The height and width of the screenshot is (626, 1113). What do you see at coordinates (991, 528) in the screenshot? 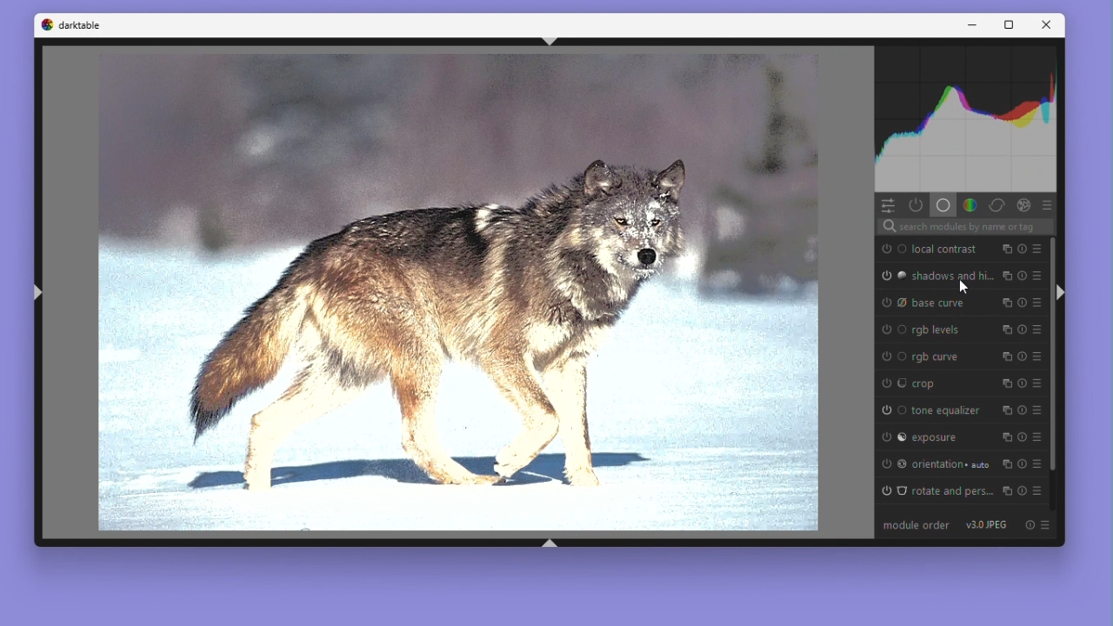
I see `V 3.0 JPEG` at bounding box center [991, 528].